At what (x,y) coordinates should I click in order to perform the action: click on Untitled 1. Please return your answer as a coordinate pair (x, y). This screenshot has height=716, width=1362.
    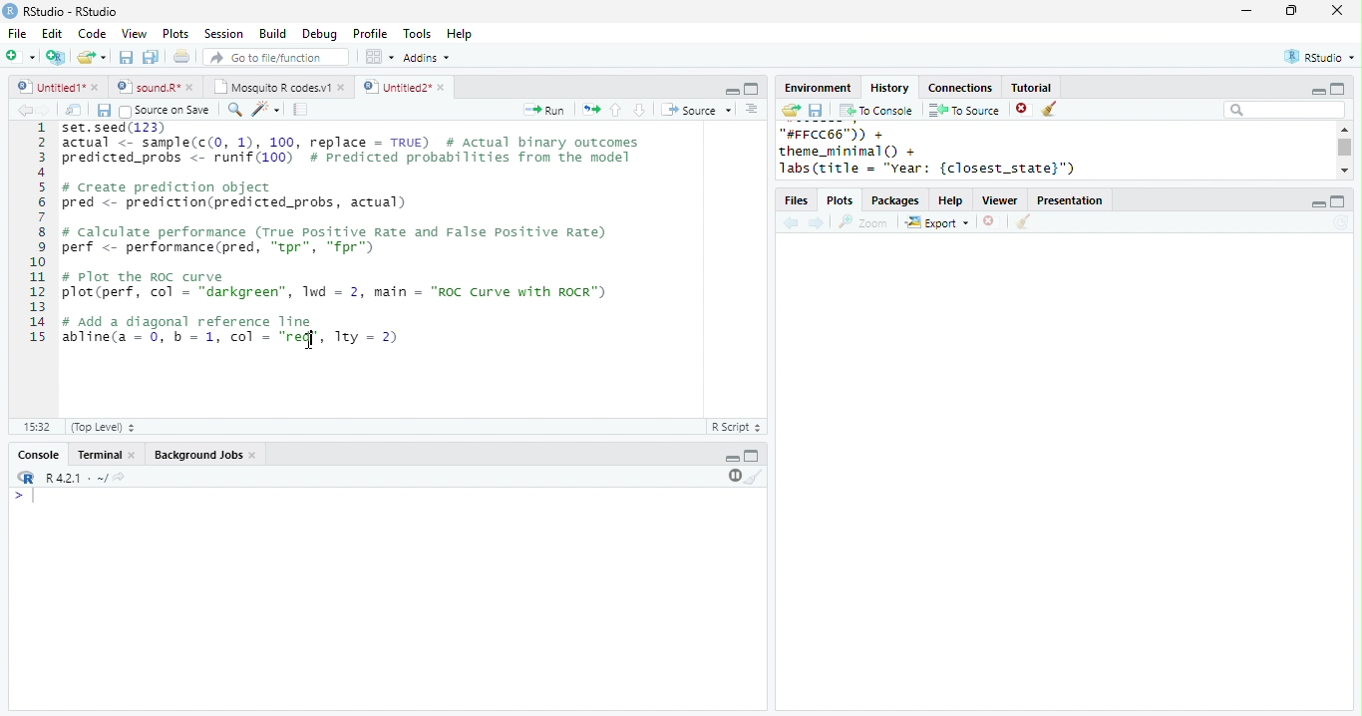
    Looking at the image, I should click on (48, 86).